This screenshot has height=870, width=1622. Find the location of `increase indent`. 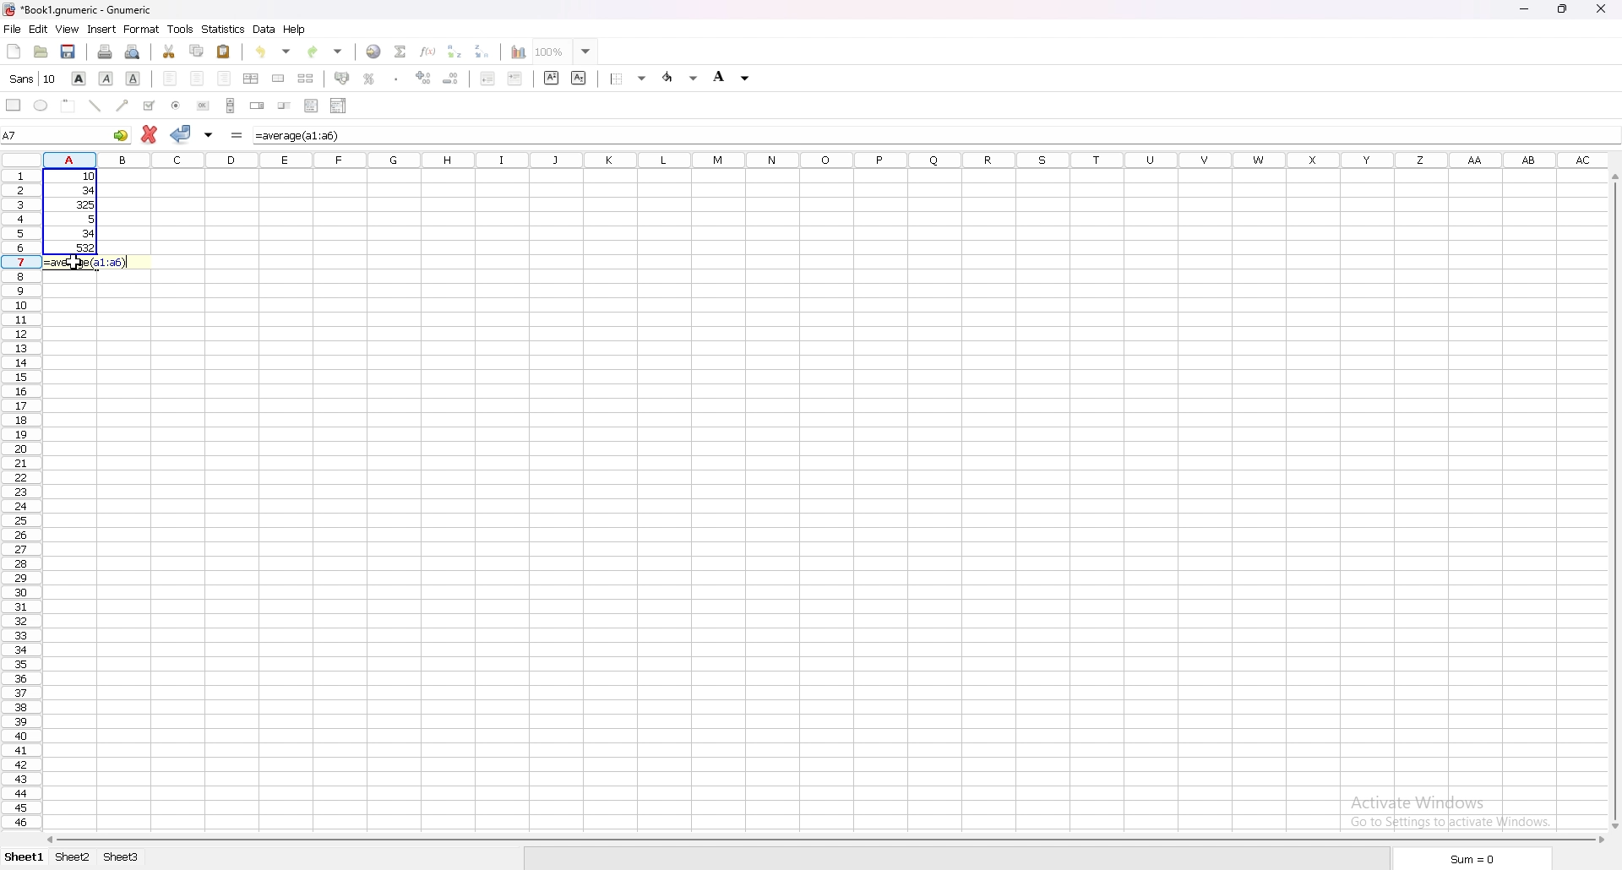

increase indent is located at coordinates (514, 78).